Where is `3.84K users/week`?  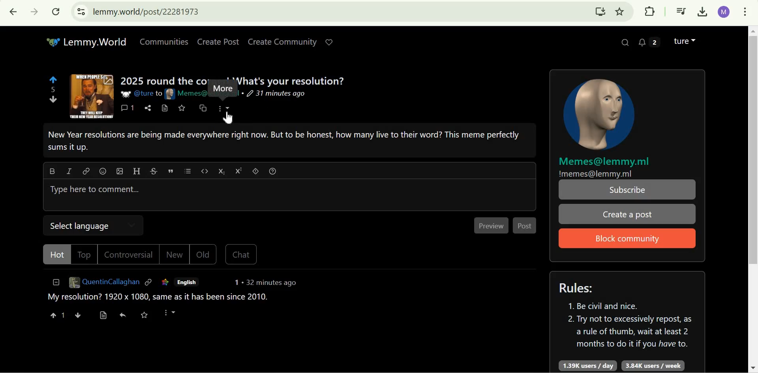
3.84K users/week is located at coordinates (652, 366).